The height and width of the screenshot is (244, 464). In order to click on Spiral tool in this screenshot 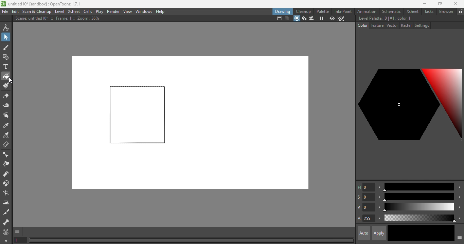, I will do `click(7, 231)`.